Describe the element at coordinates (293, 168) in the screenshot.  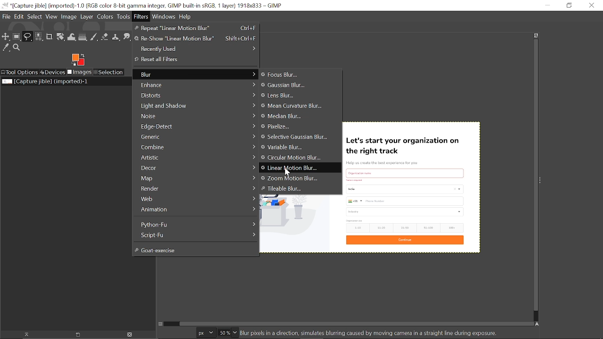
I see `Linear motion blur` at that location.